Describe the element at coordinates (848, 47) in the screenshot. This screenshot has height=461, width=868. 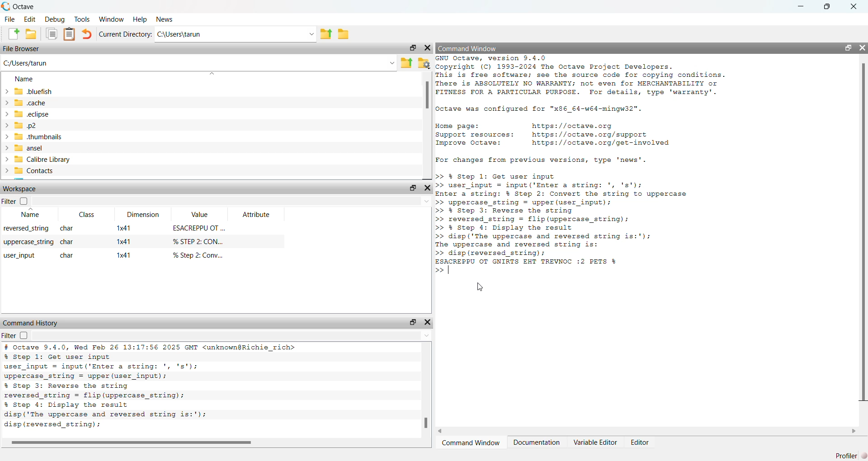
I see `unlock widget` at that location.